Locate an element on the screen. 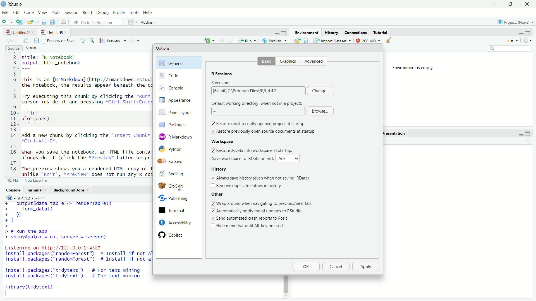  Apply is located at coordinates (366, 267).